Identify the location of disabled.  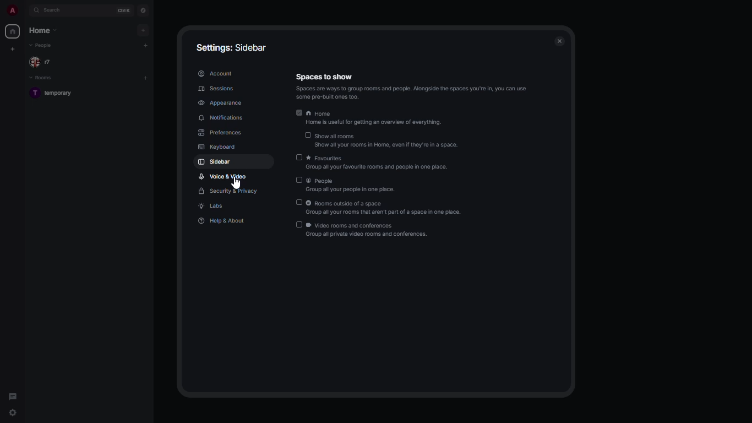
(299, 225).